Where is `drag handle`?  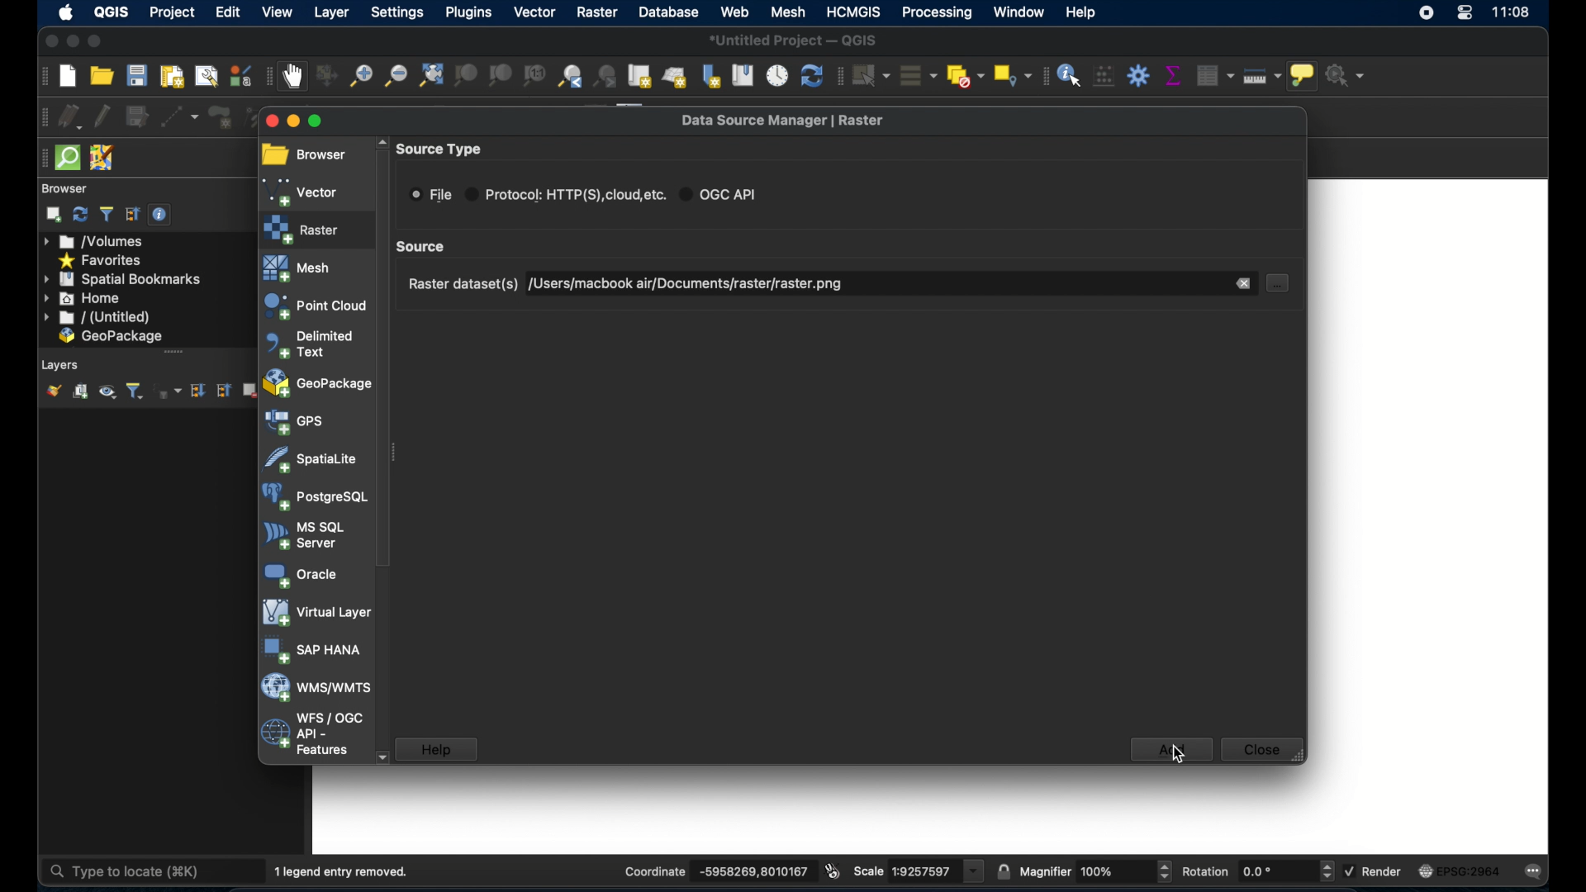 drag handle is located at coordinates (174, 351).